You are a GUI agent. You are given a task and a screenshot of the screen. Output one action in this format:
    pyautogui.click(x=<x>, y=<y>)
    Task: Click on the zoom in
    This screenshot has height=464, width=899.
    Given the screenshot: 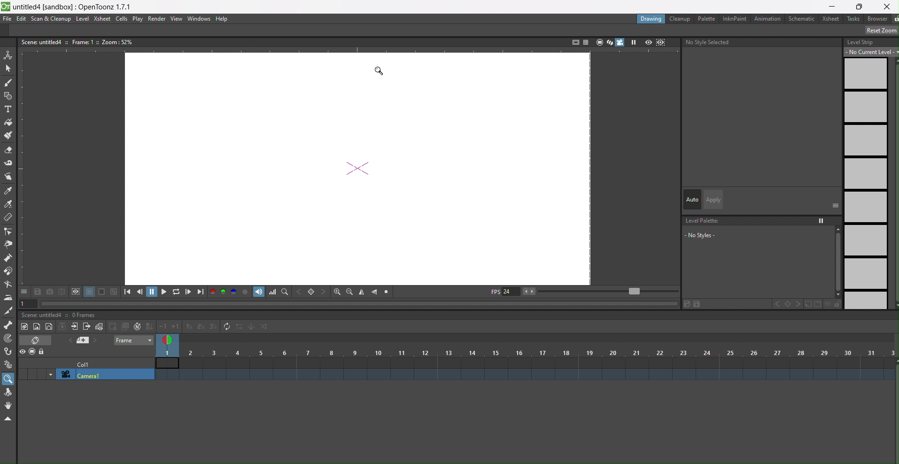 What is the action you would take?
    pyautogui.click(x=334, y=291)
    